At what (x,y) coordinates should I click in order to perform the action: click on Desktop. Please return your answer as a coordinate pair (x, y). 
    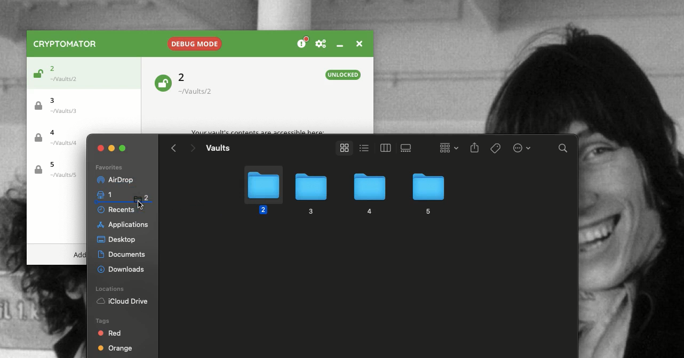
    Looking at the image, I should click on (116, 240).